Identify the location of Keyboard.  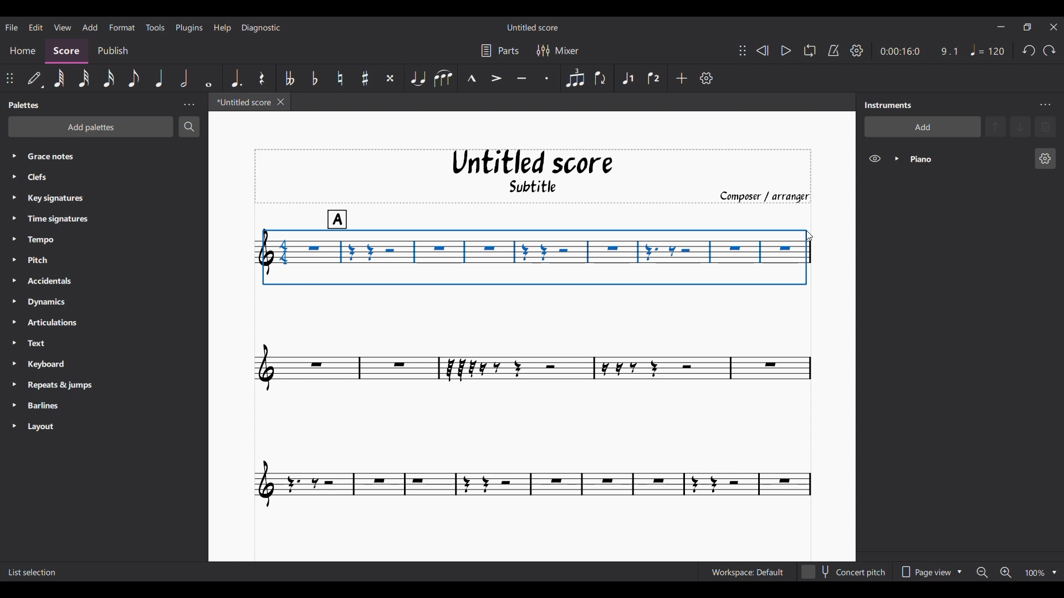
(60, 365).